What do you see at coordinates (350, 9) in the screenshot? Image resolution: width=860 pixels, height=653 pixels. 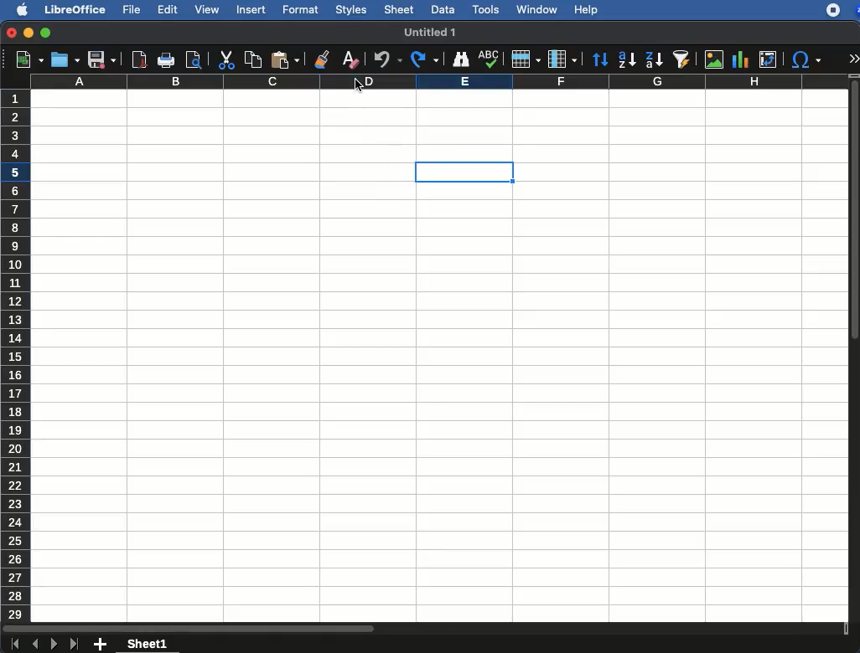 I see `styles` at bounding box center [350, 9].